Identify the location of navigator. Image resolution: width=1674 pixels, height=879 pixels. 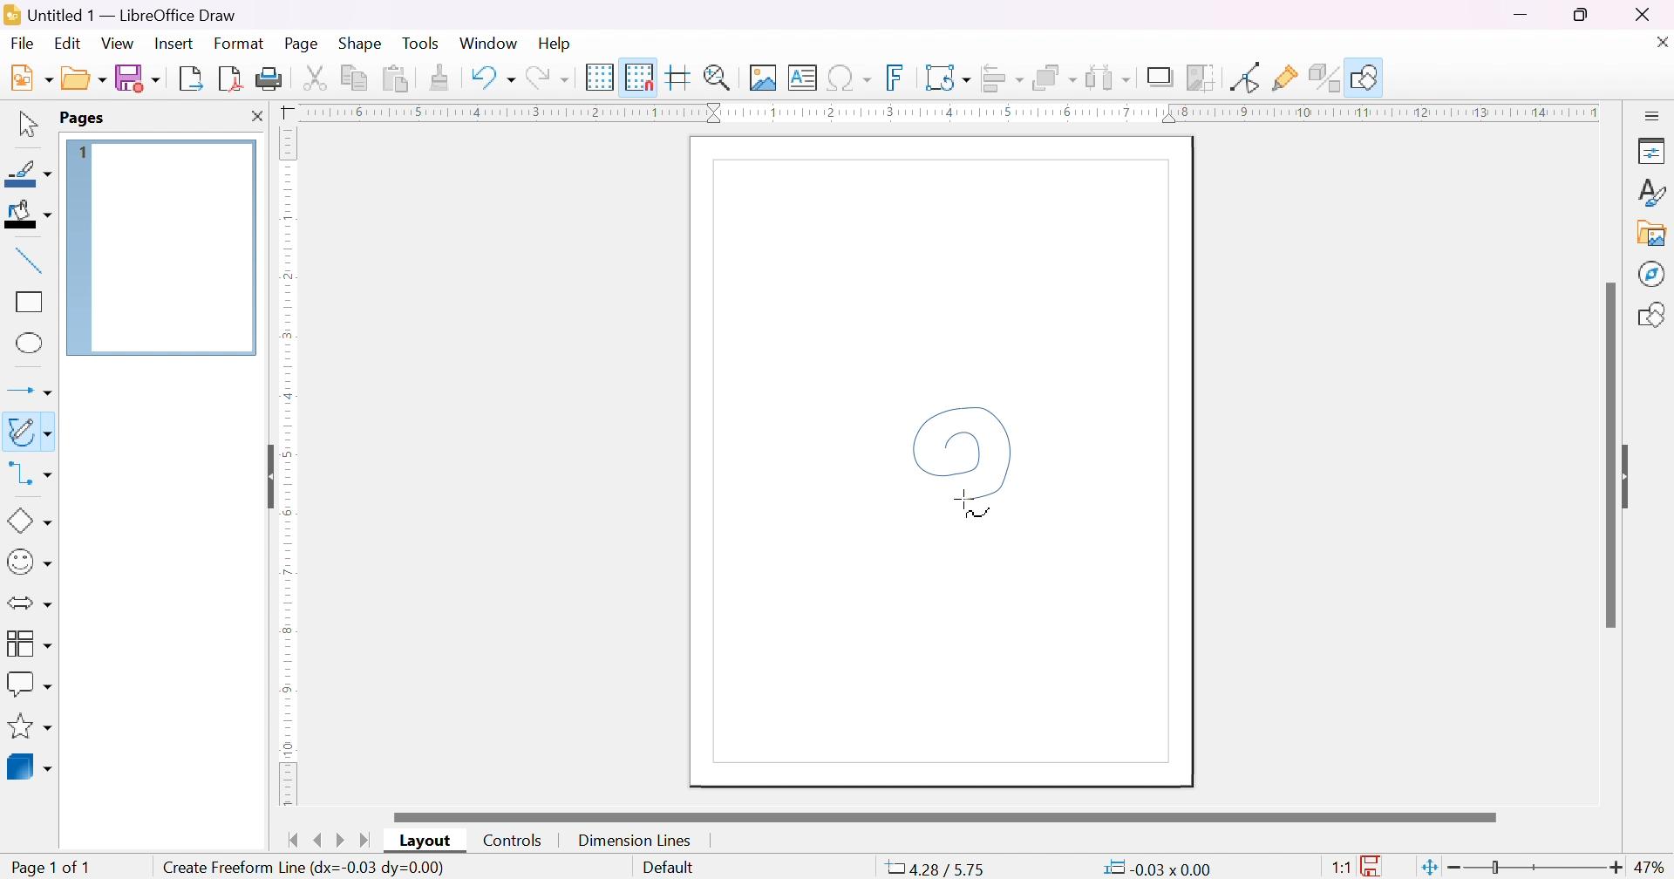
(1653, 274).